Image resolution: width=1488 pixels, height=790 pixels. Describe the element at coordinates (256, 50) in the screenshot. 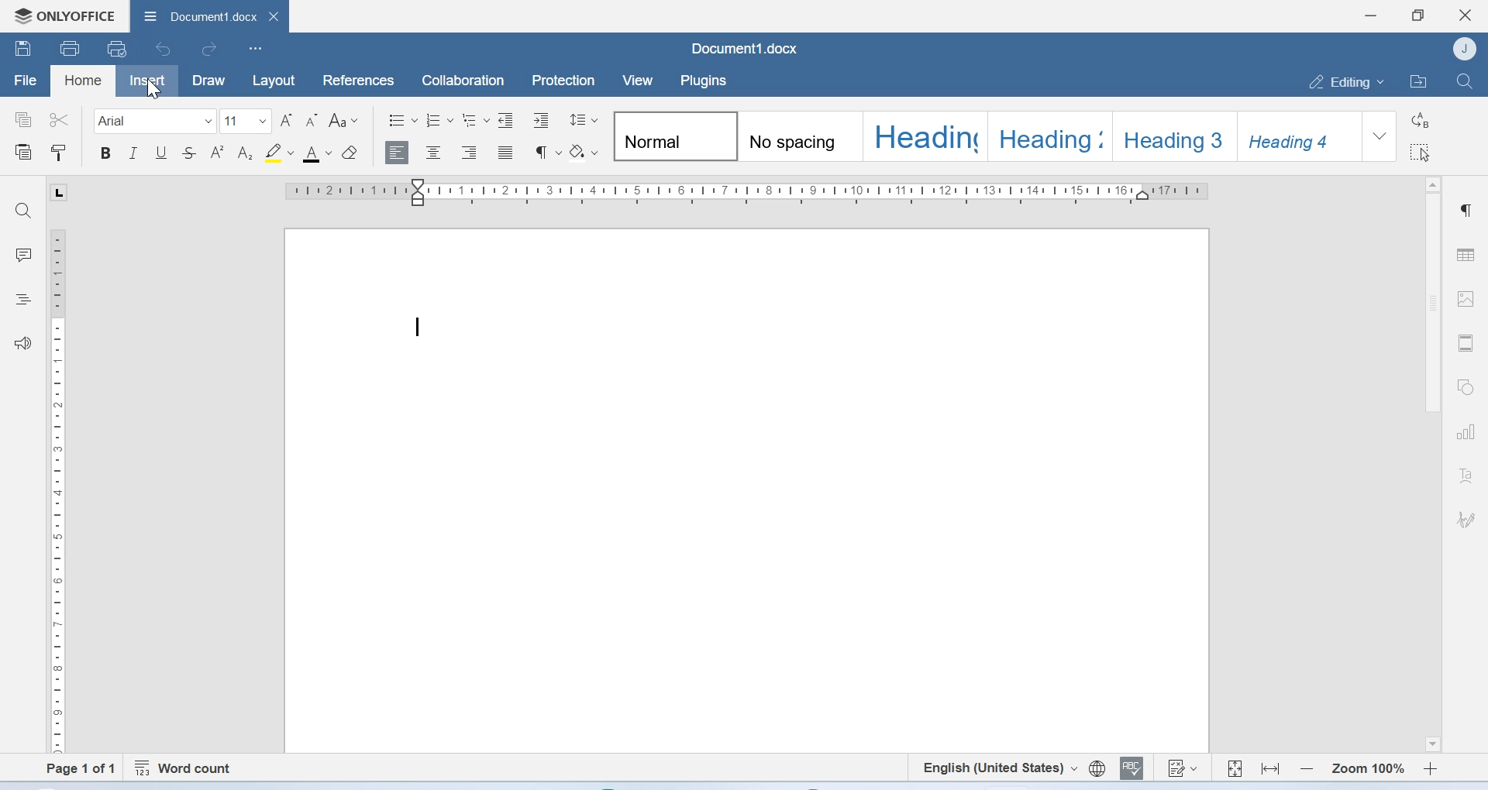

I see `Customize Quick Access Toolbar` at that location.